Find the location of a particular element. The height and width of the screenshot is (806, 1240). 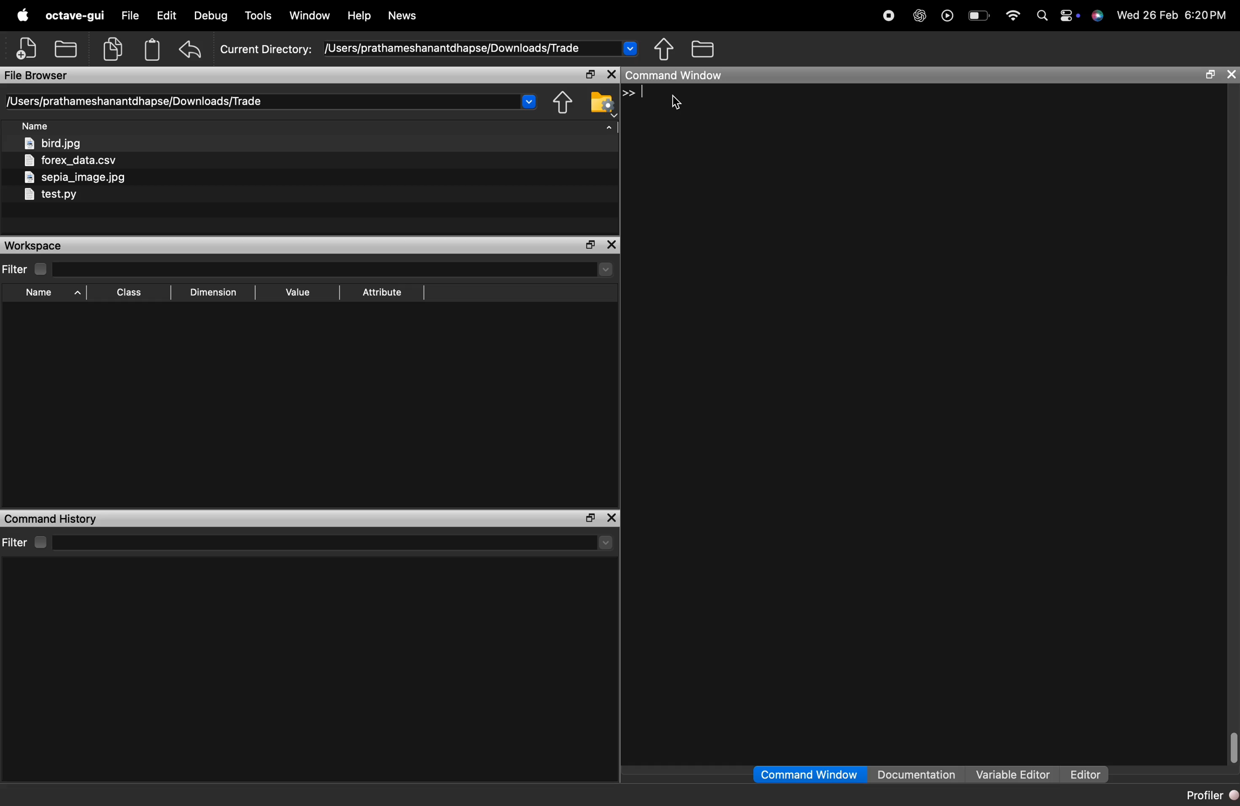

Name is located at coordinates (37, 127).